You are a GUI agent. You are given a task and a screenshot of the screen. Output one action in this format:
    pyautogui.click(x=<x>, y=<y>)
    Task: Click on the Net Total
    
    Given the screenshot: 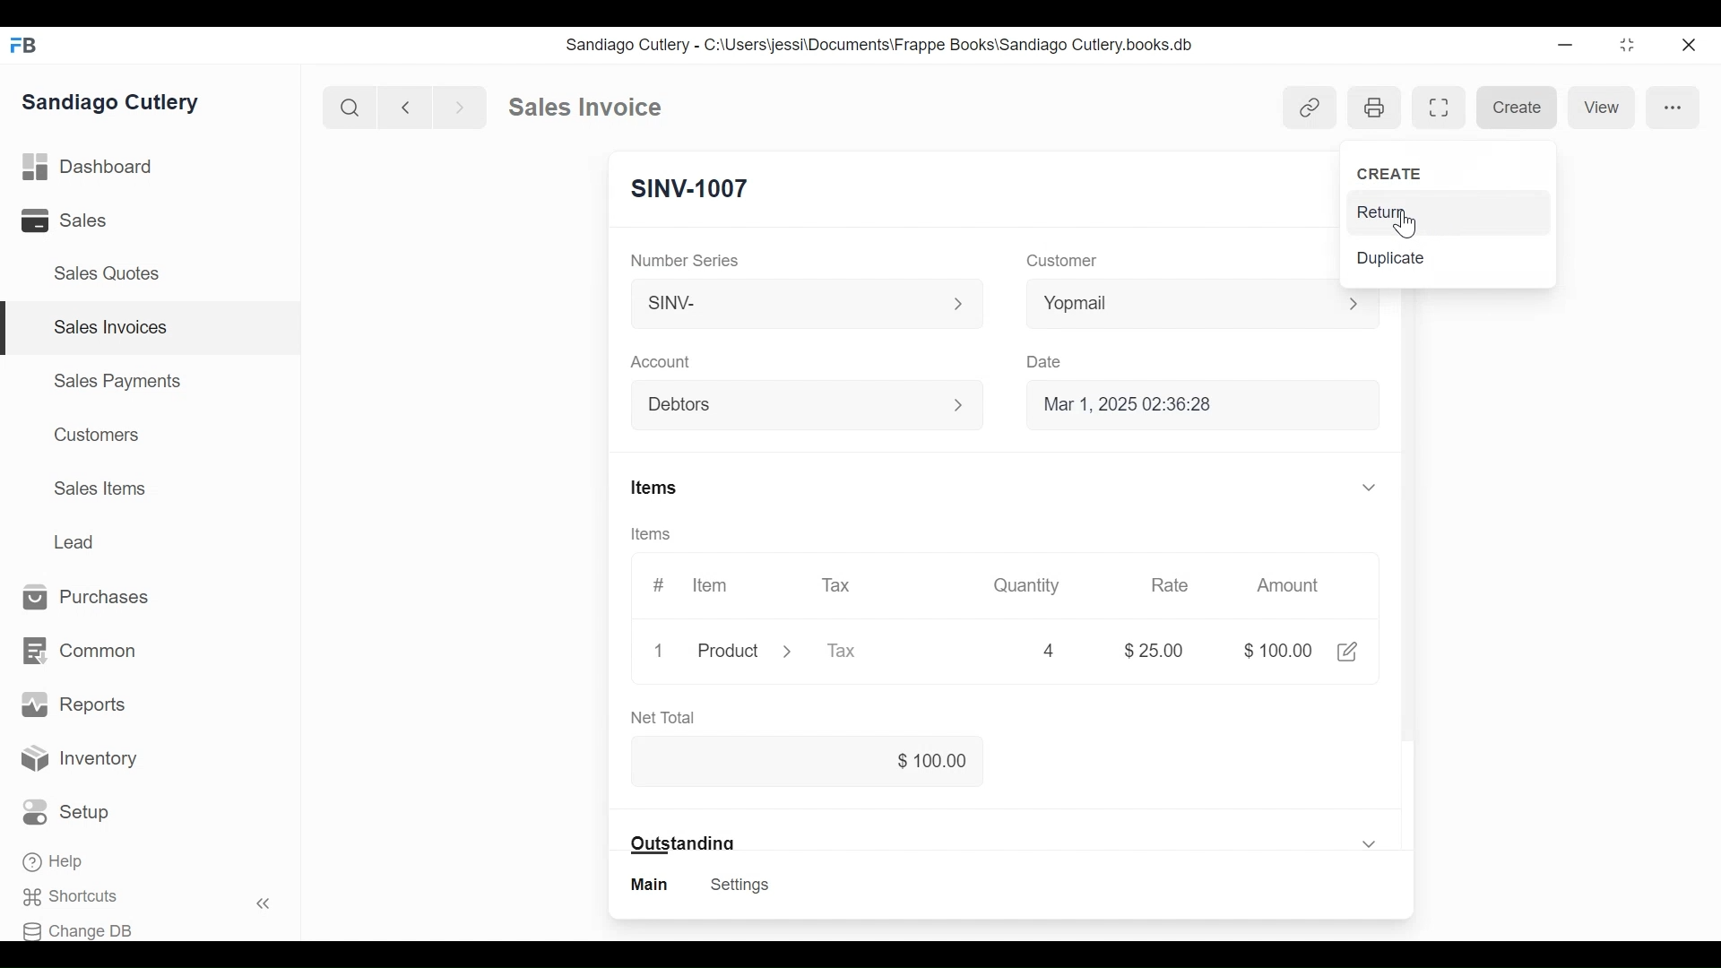 What is the action you would take?
    pyautogui.click(x=662, y=716)
    